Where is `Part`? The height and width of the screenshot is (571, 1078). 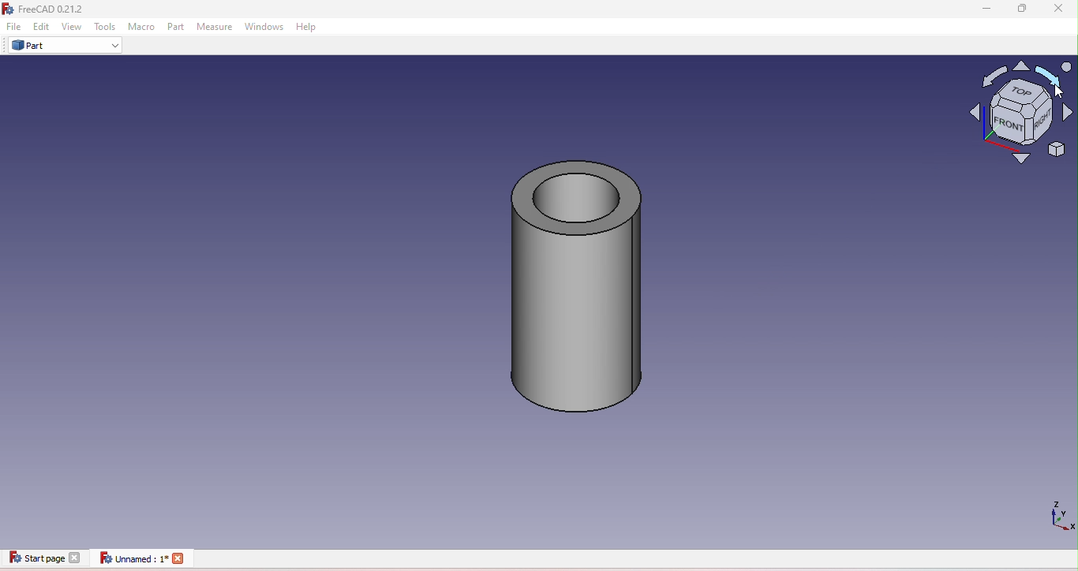
Part is located at coordinates (67, 46).